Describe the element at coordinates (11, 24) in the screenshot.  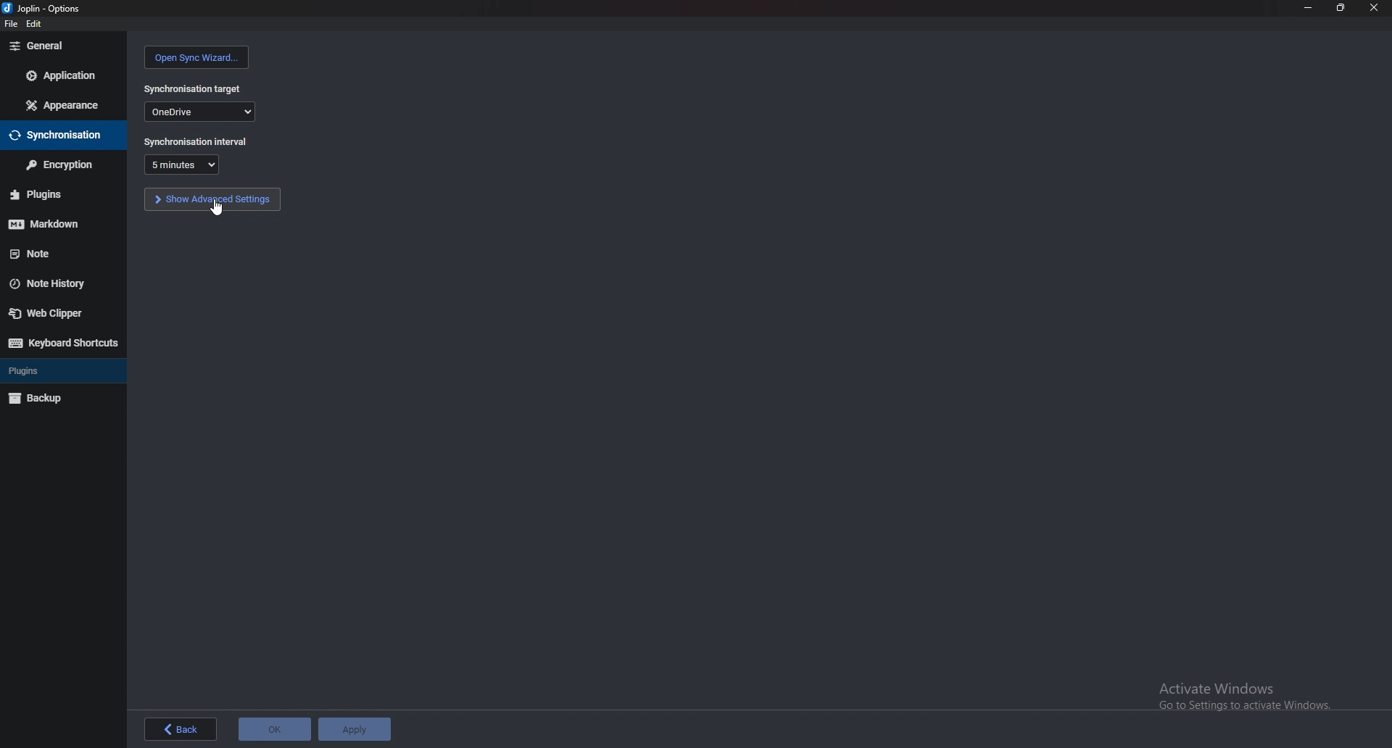
I see `file` at that location.